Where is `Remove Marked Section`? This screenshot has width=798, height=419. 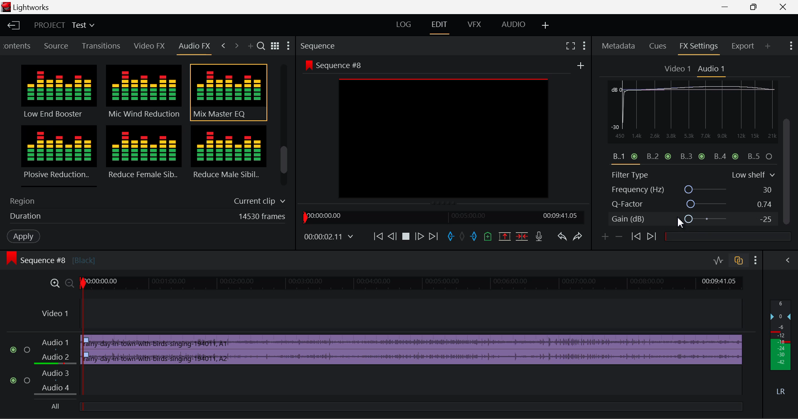
Remove Marked Section is located at coordinates (503, 236).